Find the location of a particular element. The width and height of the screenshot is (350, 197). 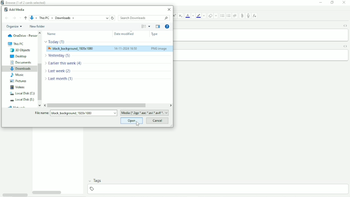

Documents is located at coordinates (21, 63).